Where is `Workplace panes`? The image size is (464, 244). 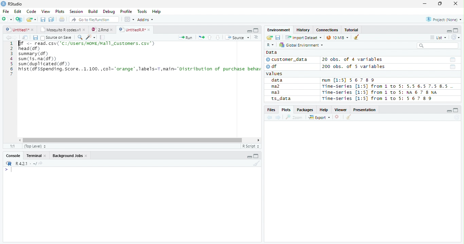 Workplace panes is located at coordinates (129, 19).